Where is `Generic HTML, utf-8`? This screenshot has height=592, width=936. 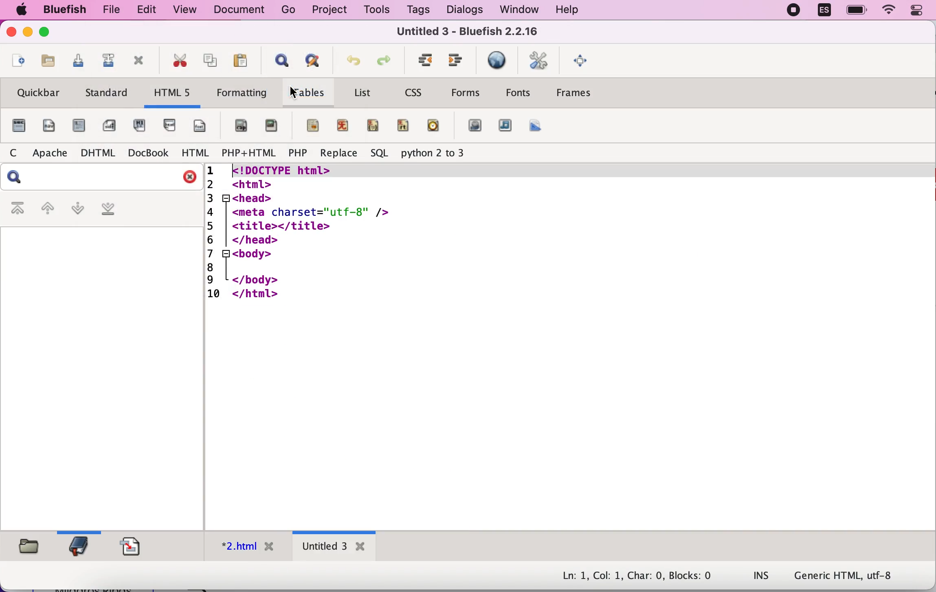
Generic HTML, utf-8 is located at coordinates (843, 574).